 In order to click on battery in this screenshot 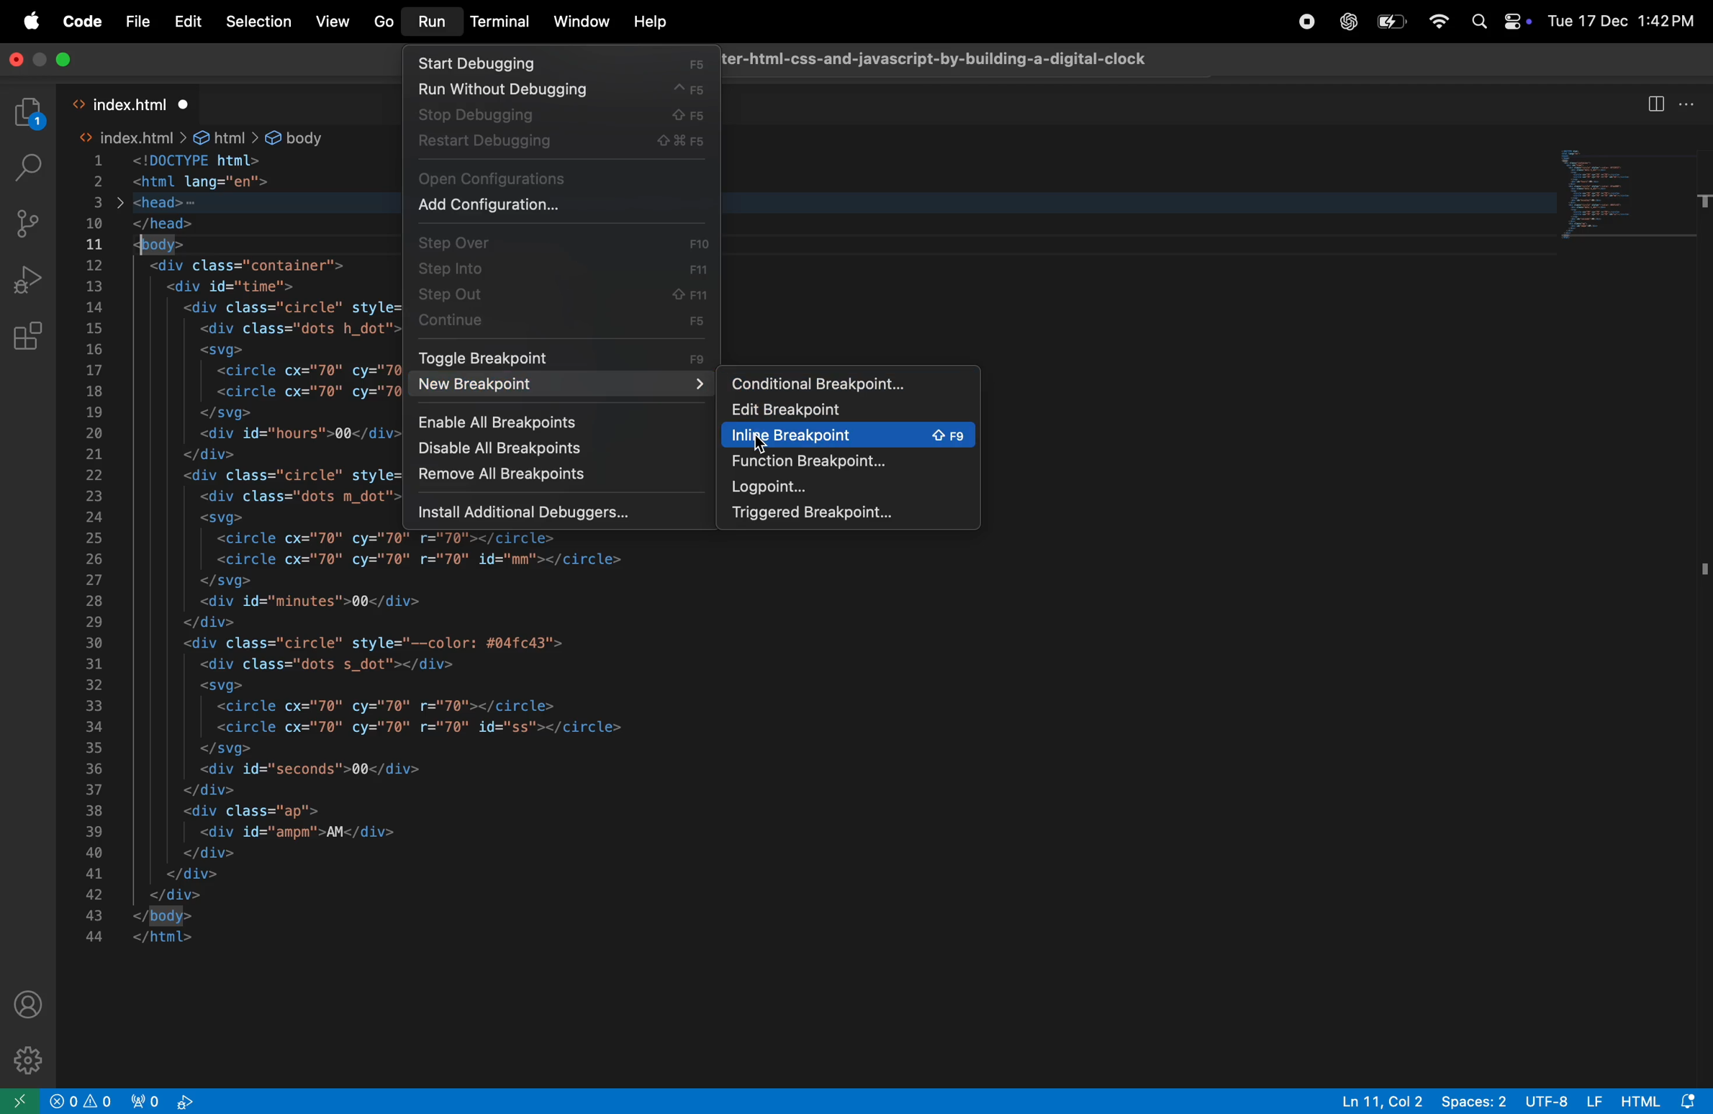, I will do `click(1391, 24)`.